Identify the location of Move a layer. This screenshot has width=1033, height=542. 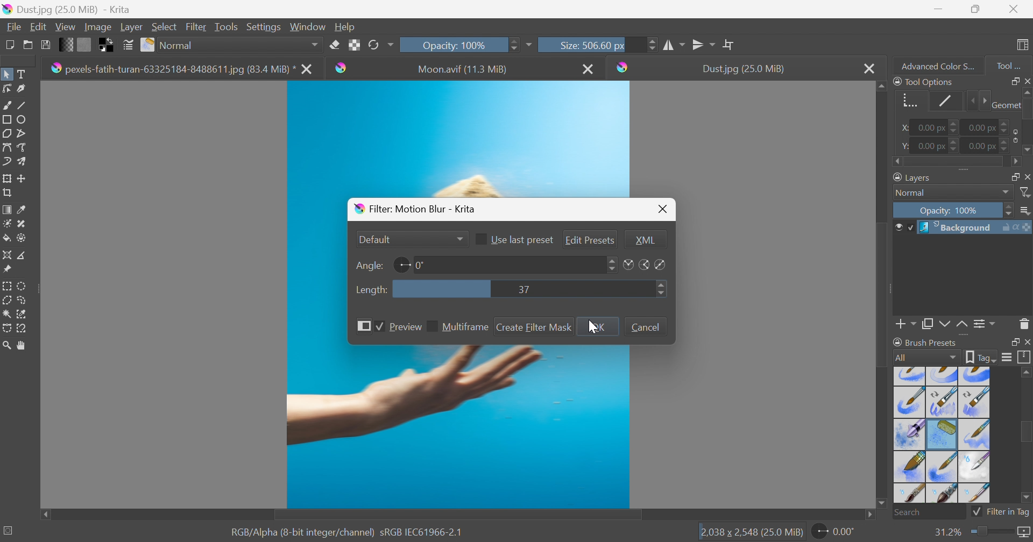
(24, 178).